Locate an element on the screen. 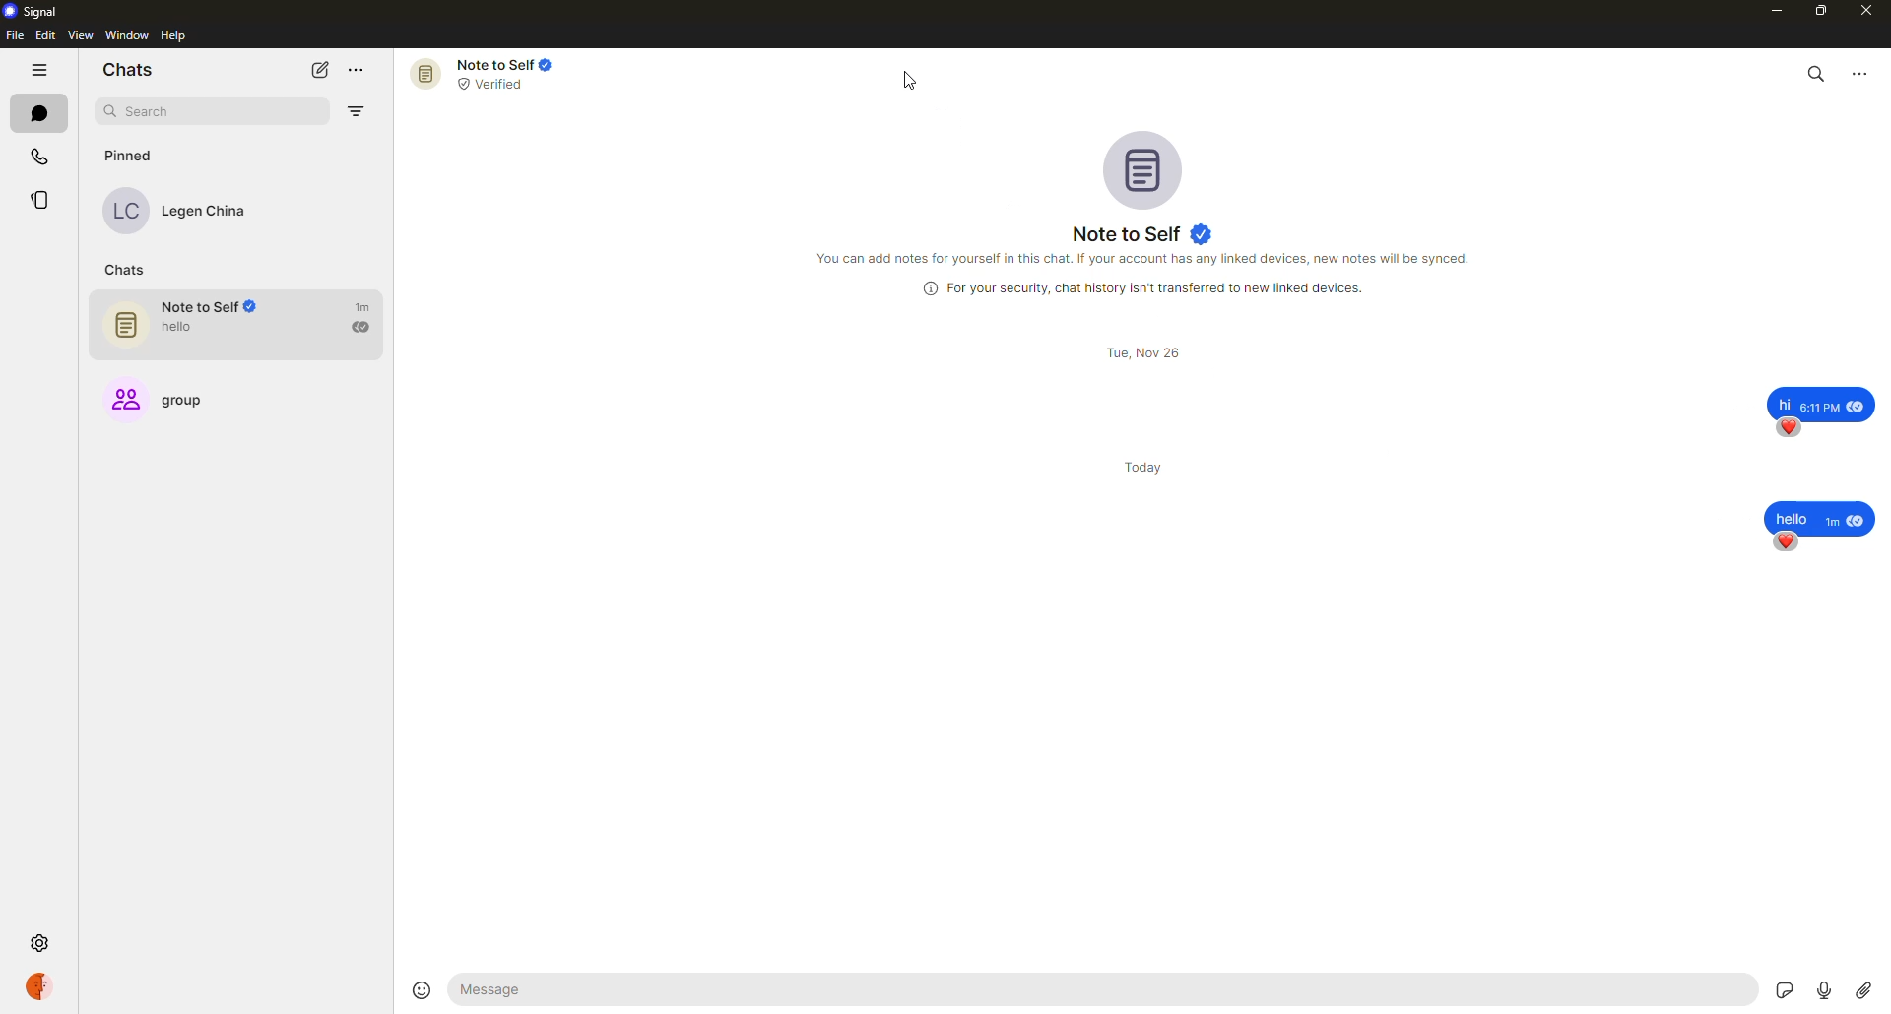 The height and width of the screenshot is (1014, 1891). chats is located at coordinates (127, 68).